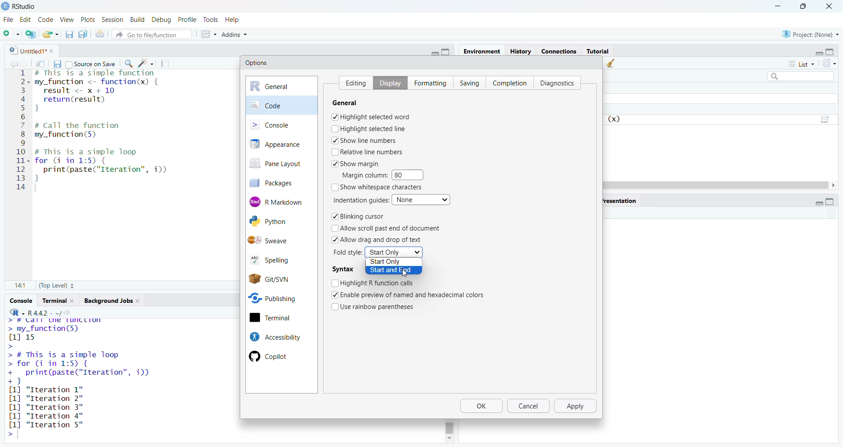  I want to click on Ok, so click(482, 407).